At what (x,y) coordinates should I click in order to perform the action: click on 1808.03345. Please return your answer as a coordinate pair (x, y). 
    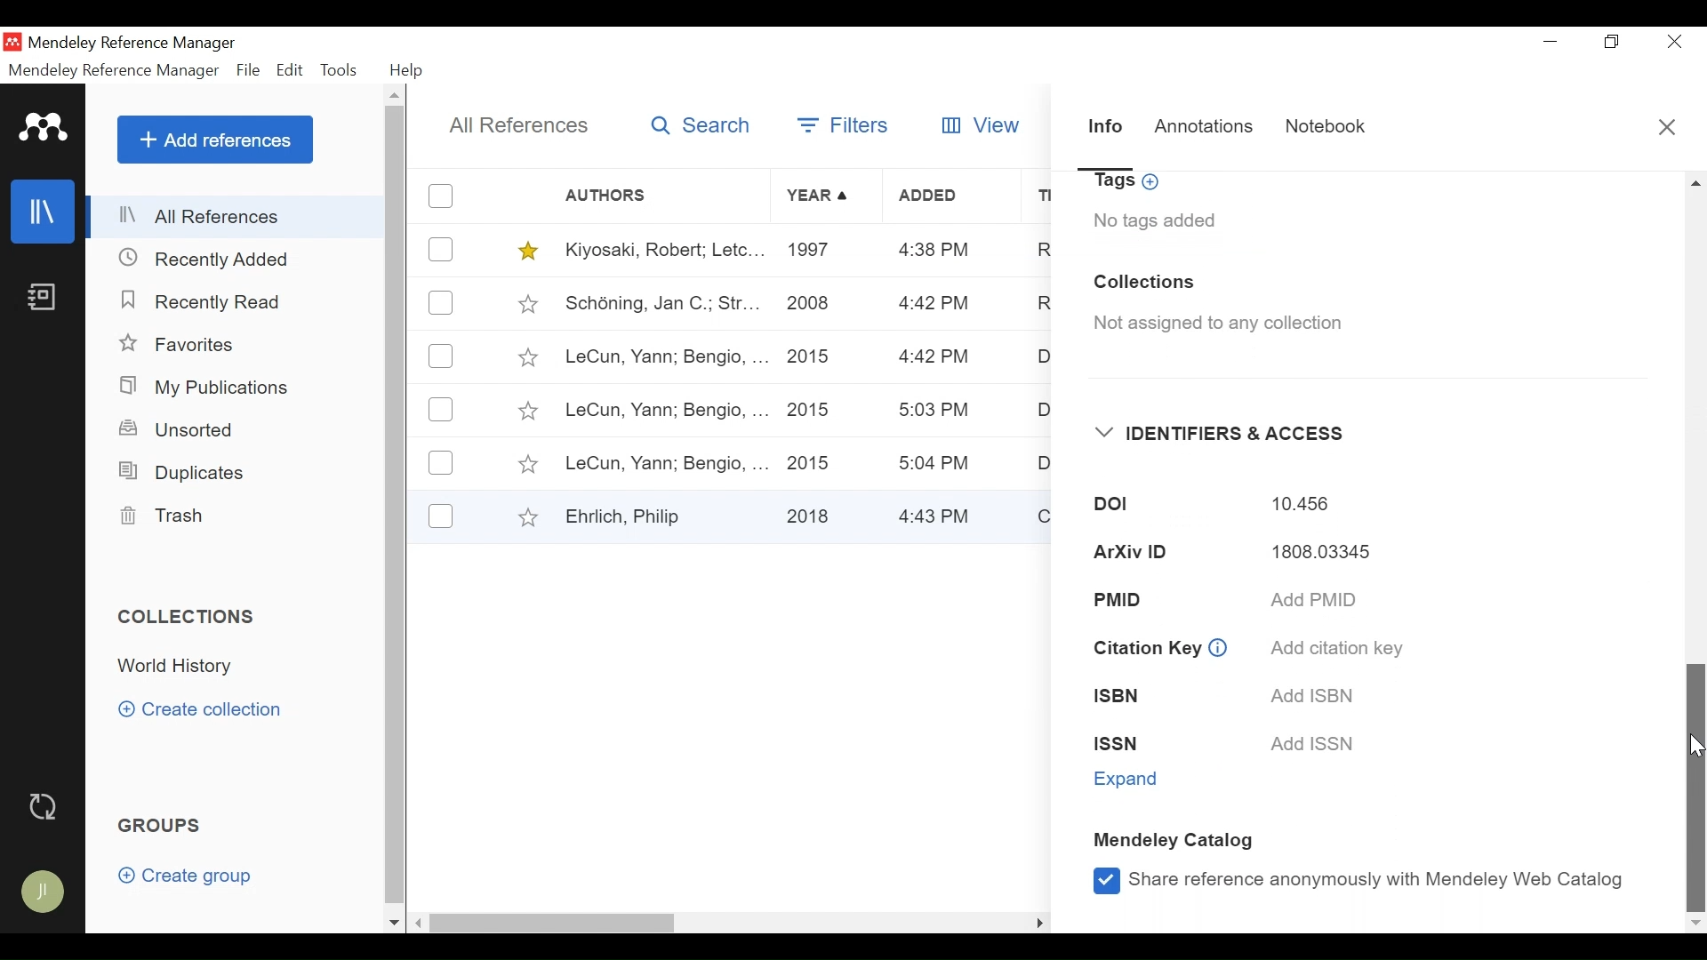
    Looking at the image, I should click on (1310, 555).